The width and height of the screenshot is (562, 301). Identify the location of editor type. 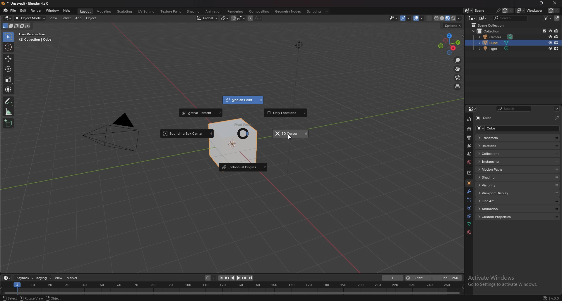
(472, 18).